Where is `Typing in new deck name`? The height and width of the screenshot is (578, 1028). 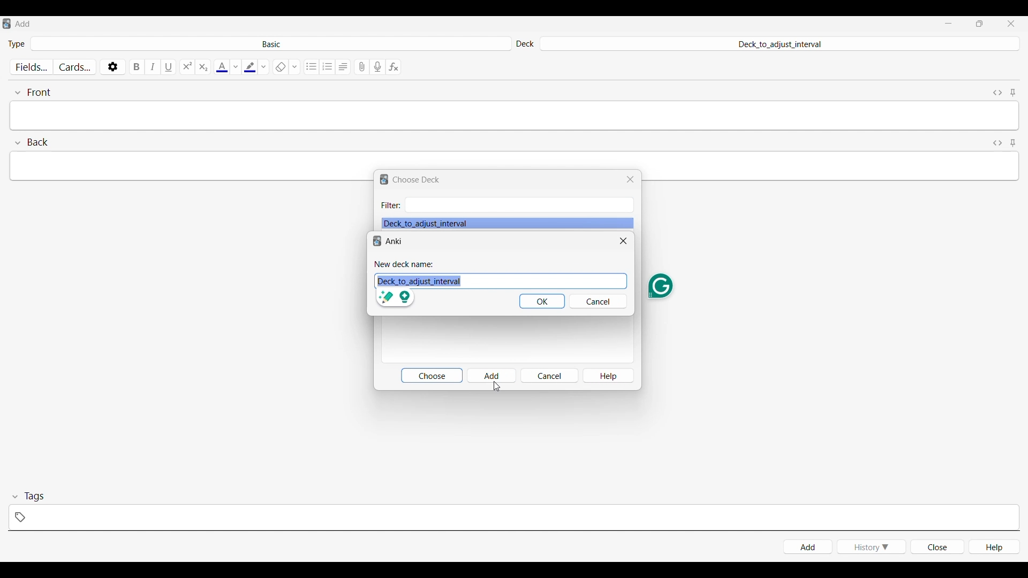 Typing in new deck name is located at coordinates (487, 281).